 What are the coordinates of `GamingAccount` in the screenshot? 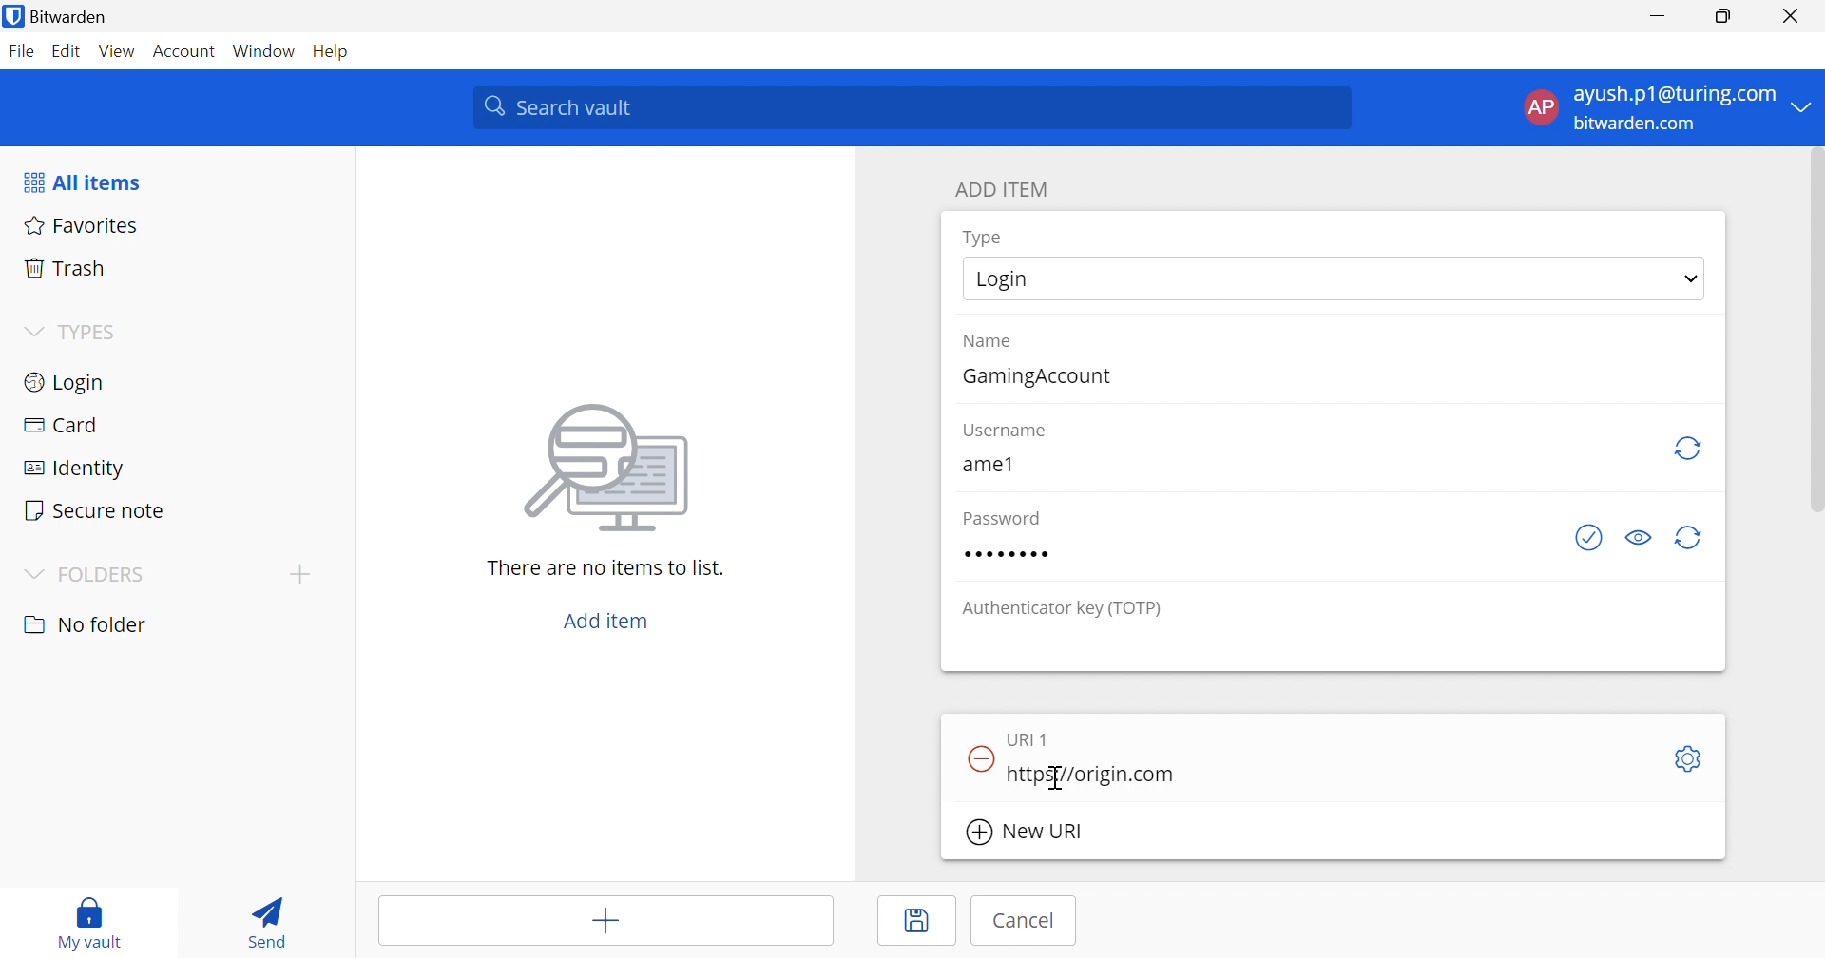 It's located at (1042, 377).